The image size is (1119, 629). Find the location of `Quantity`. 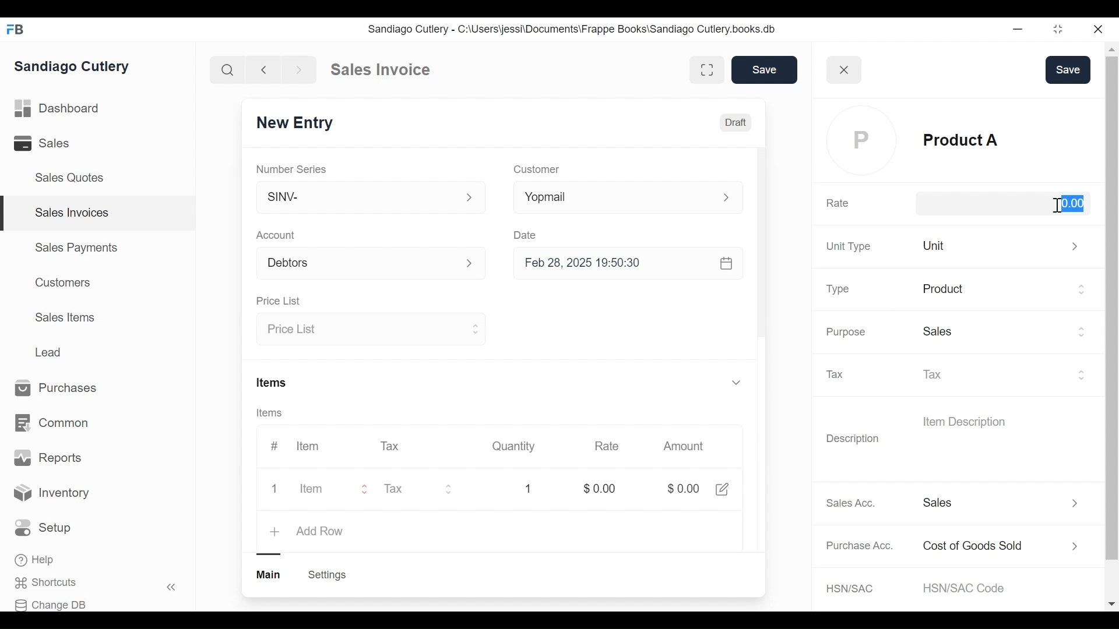

Quantity is located at coordinates (513, 446).